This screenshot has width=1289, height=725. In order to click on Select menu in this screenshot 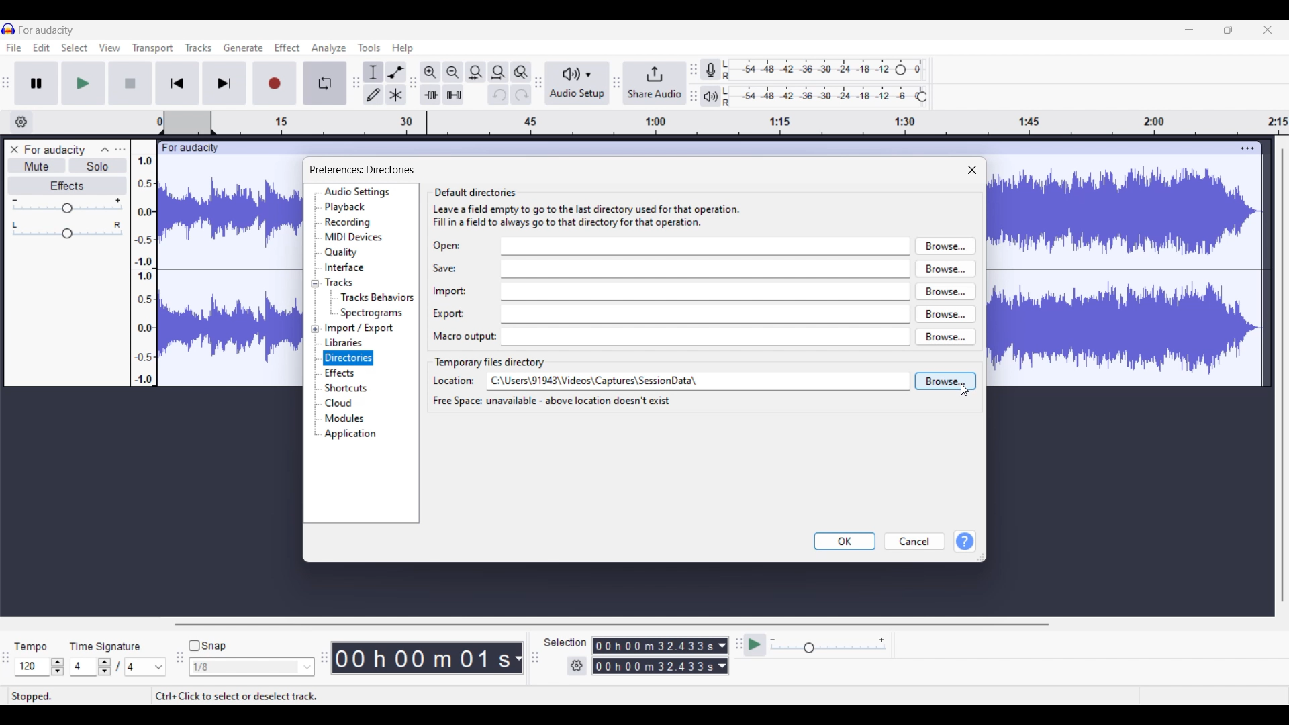, I will do `click(75, 48)`.